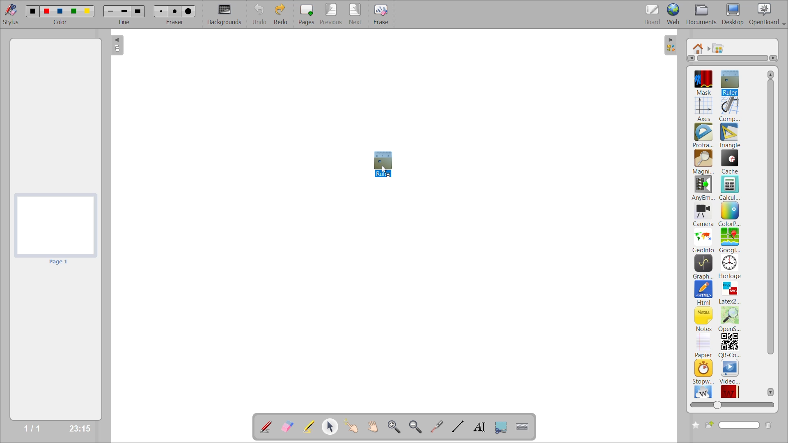 The height and width of the screenshot is (443, 788). I want to click on annotate document, so click(265, 426).